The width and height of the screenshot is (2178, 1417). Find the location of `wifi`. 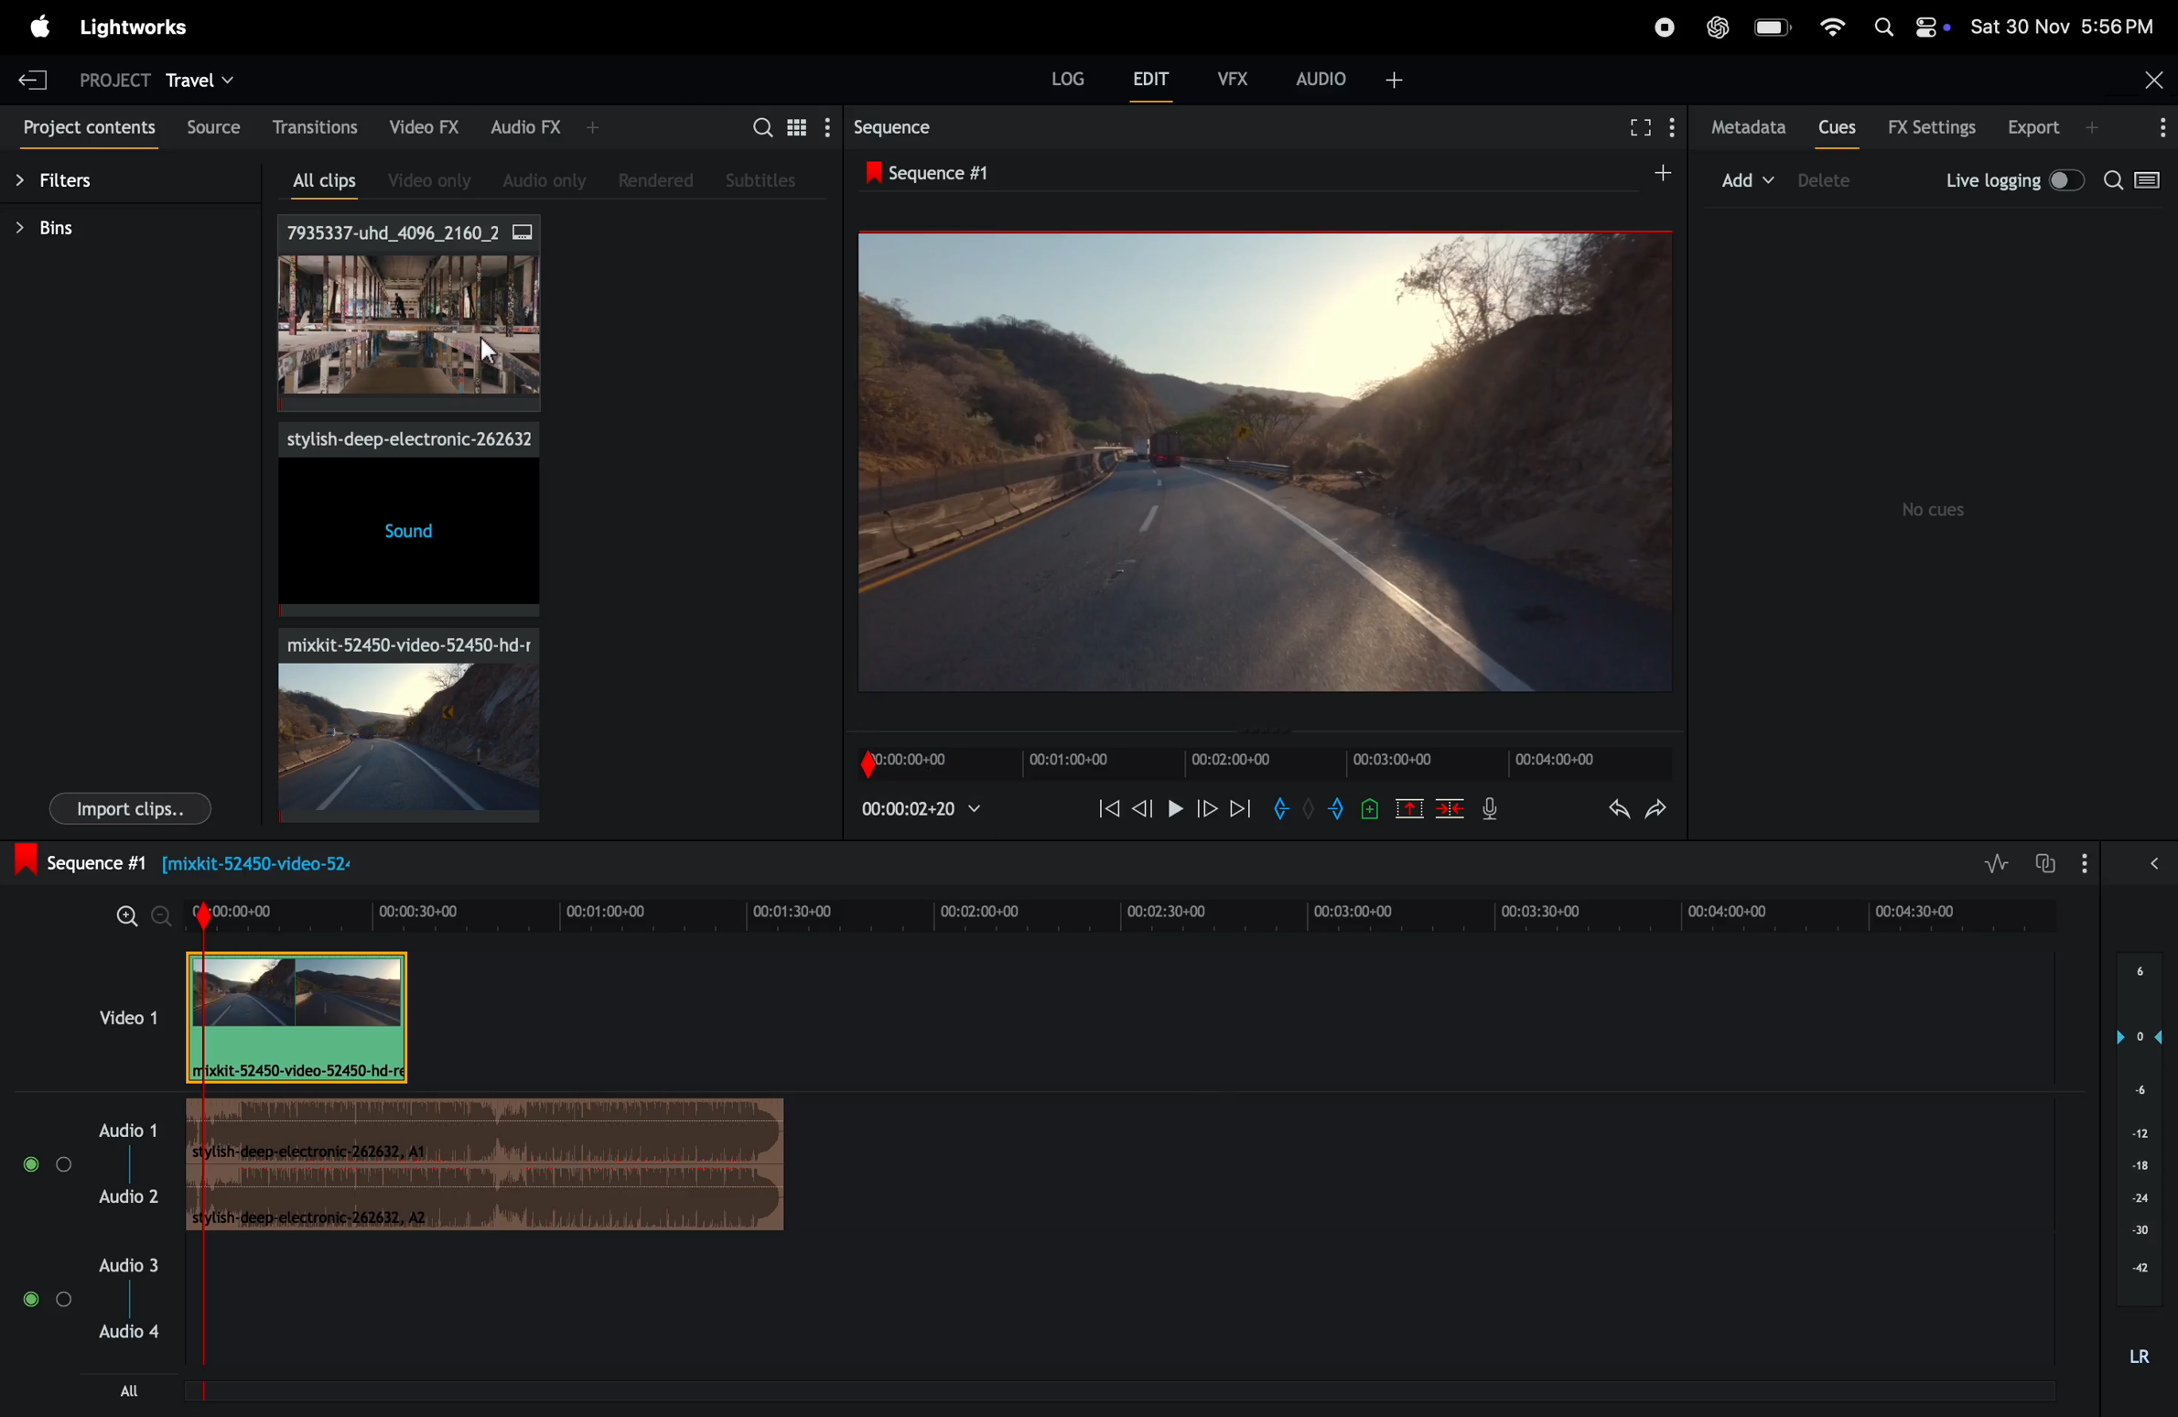

wifi is located at coordinates (1828, 25).